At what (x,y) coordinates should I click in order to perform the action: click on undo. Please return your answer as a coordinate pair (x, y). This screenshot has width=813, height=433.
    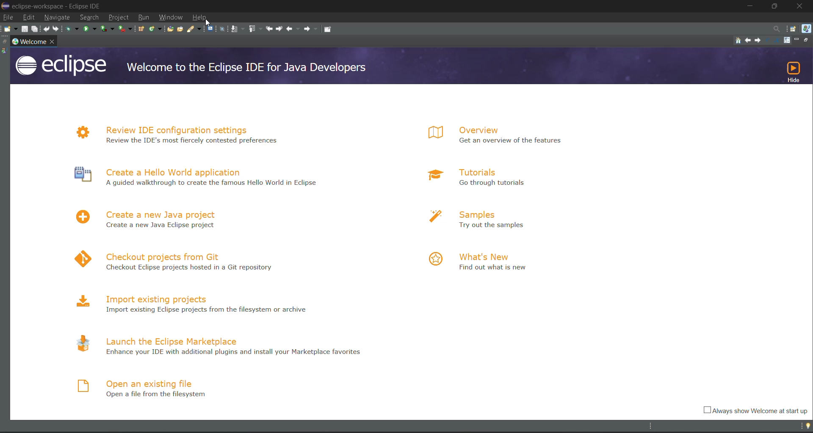
    Looking at the image, I should click on (45, 28).